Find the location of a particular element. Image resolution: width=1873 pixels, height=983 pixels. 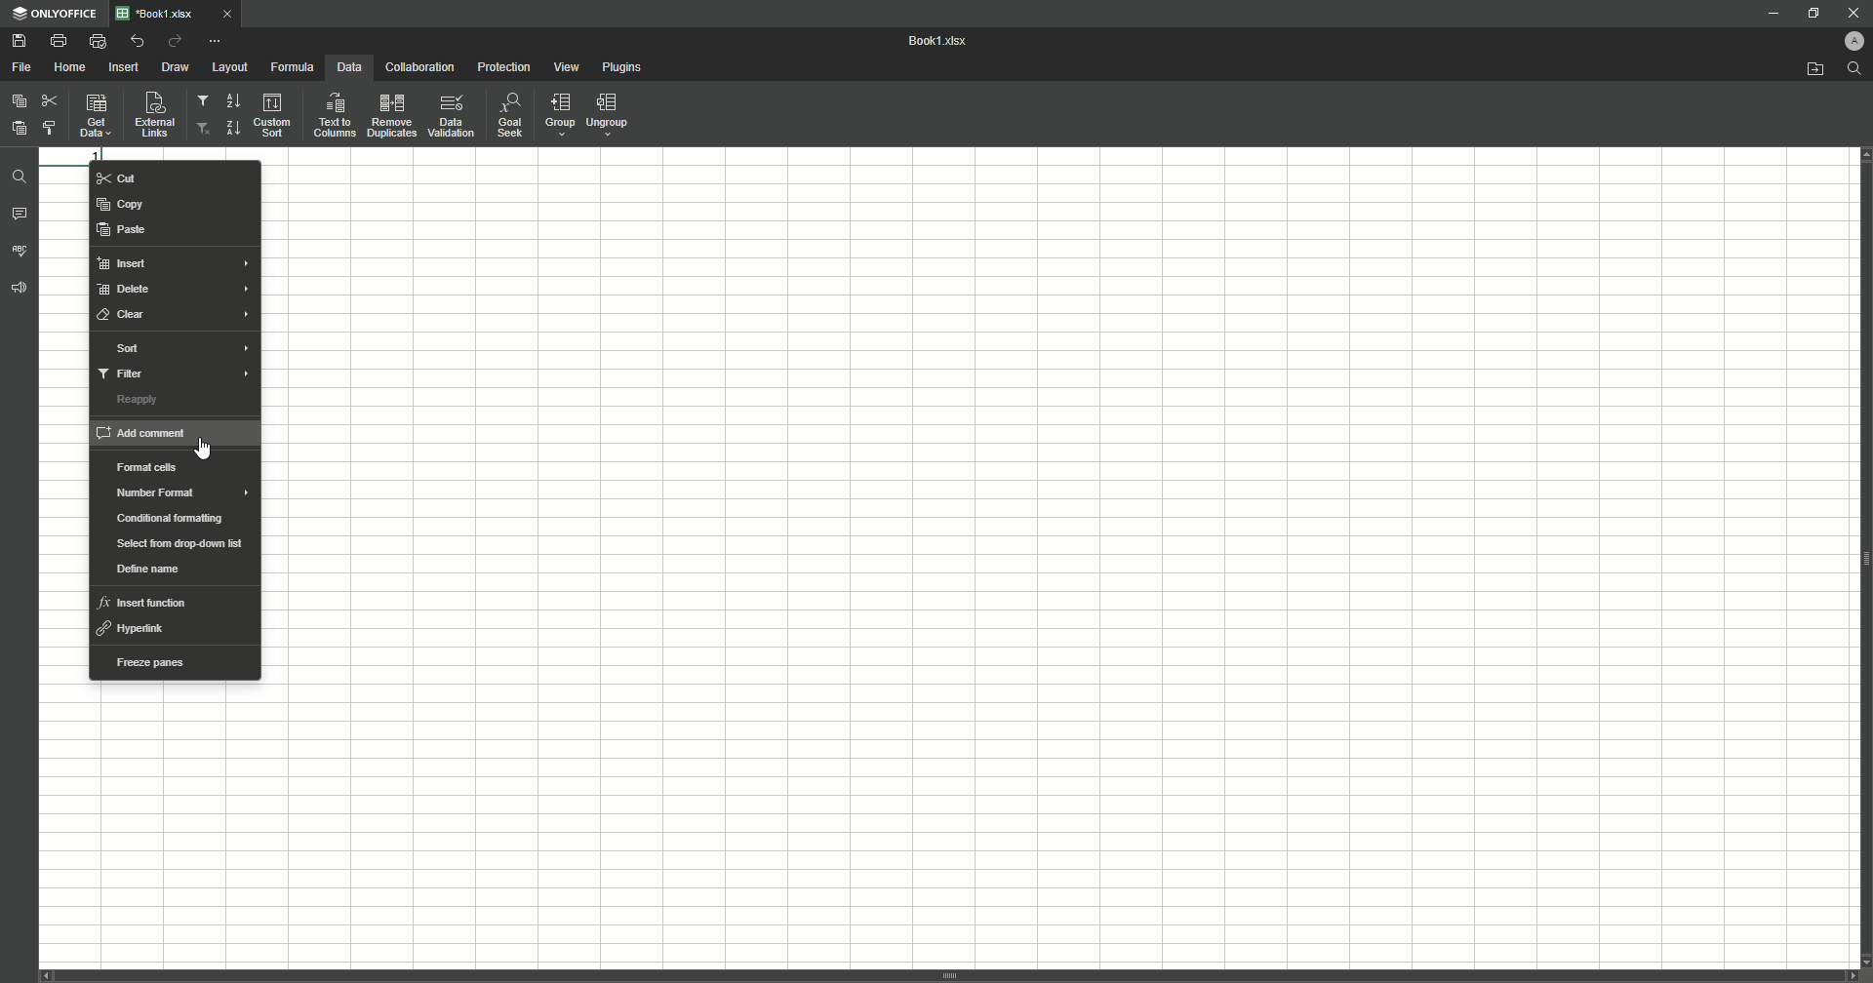

Protection is located at coordinates (503, 68).